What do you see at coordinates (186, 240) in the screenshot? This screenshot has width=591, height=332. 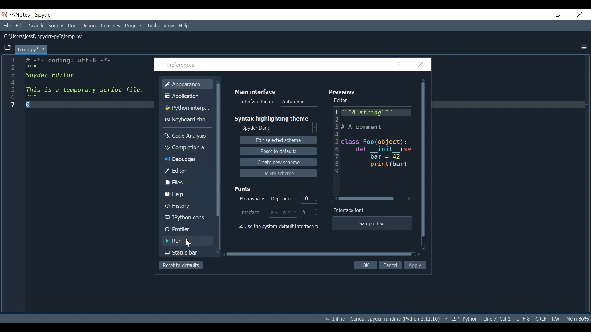 I see `Run` at bounding box center [186, 240].